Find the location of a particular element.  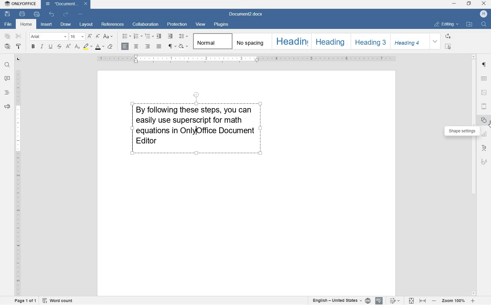

ruler is located at coordinates (18, 183).